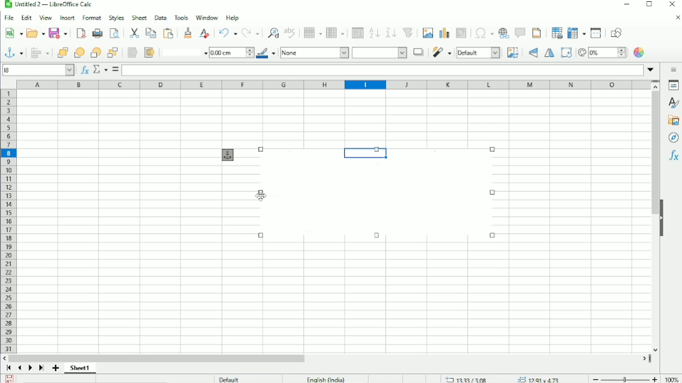 This screenshot has width=682, height=383. Describe the element at coordinates (550, 54) in the screenshot. I see `Flip horizontally` at that location.